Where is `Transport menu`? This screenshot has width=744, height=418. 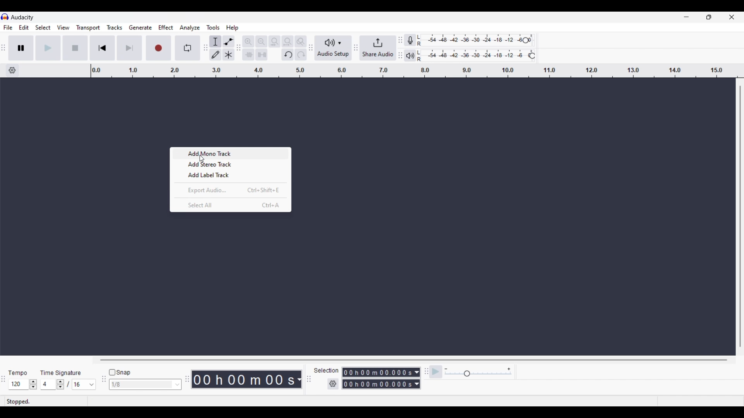
Transport menu is located at coordinates (88, 27).